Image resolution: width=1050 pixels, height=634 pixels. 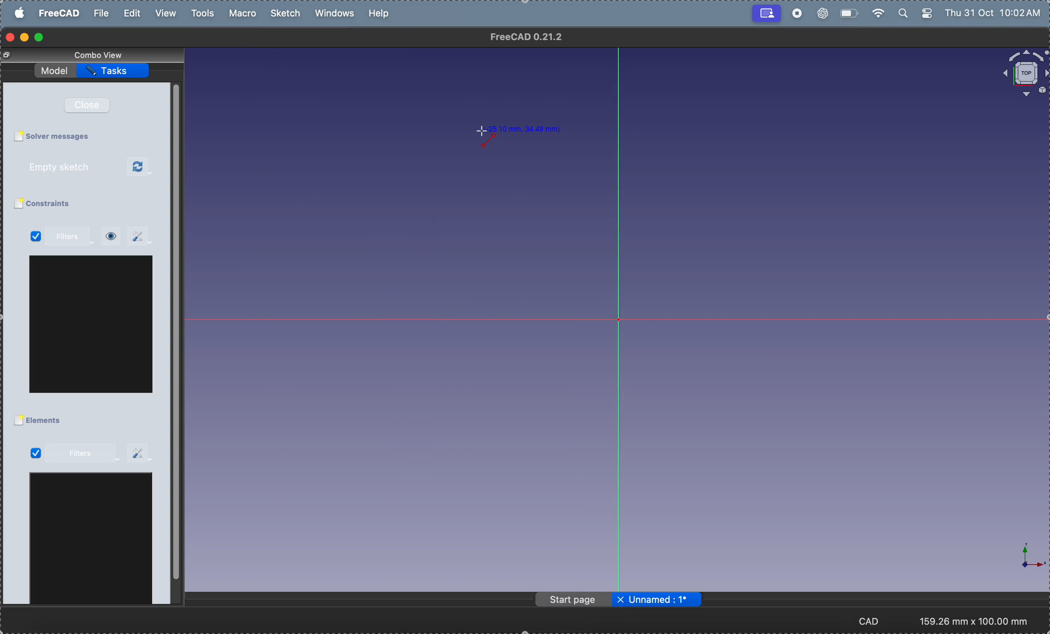 What do you see at coordinates (767, 12) in the screenshot?
I see `Recording` at bounding box center [767, 12].